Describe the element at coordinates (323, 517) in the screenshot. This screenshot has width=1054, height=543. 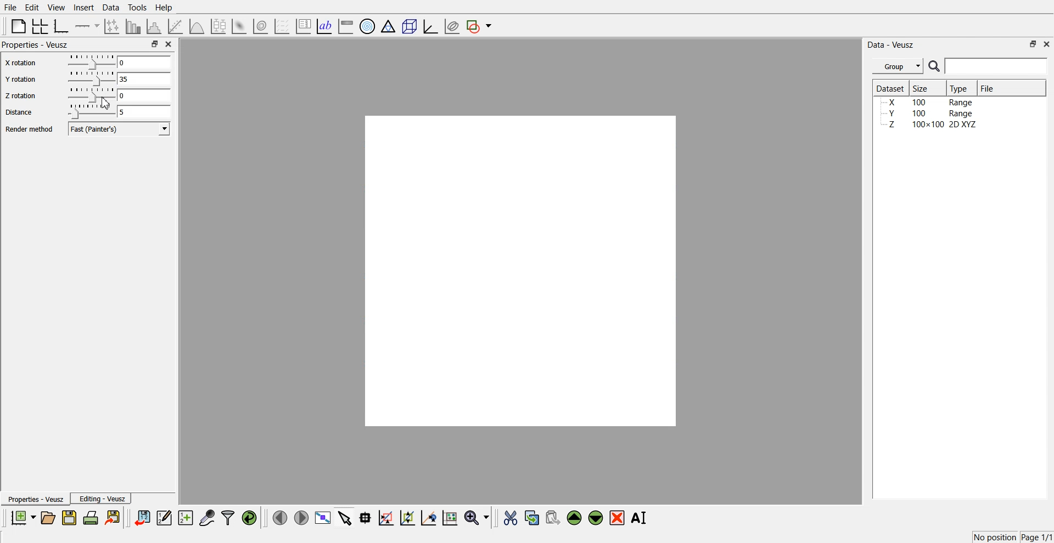
I see `View plot full screen` at that location.